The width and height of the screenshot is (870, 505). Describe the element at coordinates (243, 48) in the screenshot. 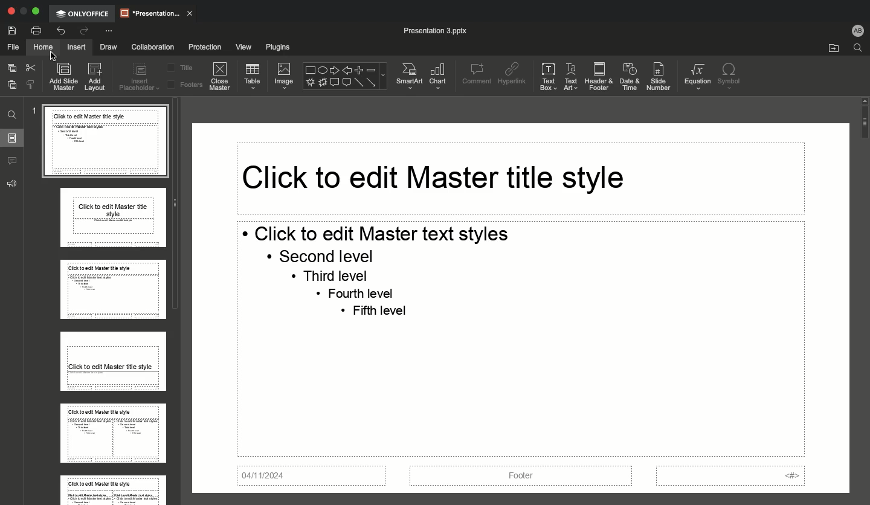

I see `View` at that location.